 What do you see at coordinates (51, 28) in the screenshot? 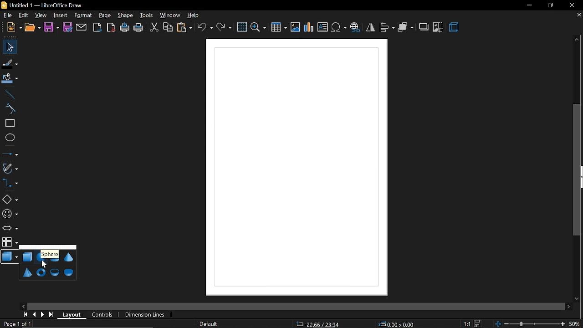
I see `save` at bounding box center [51, 28].